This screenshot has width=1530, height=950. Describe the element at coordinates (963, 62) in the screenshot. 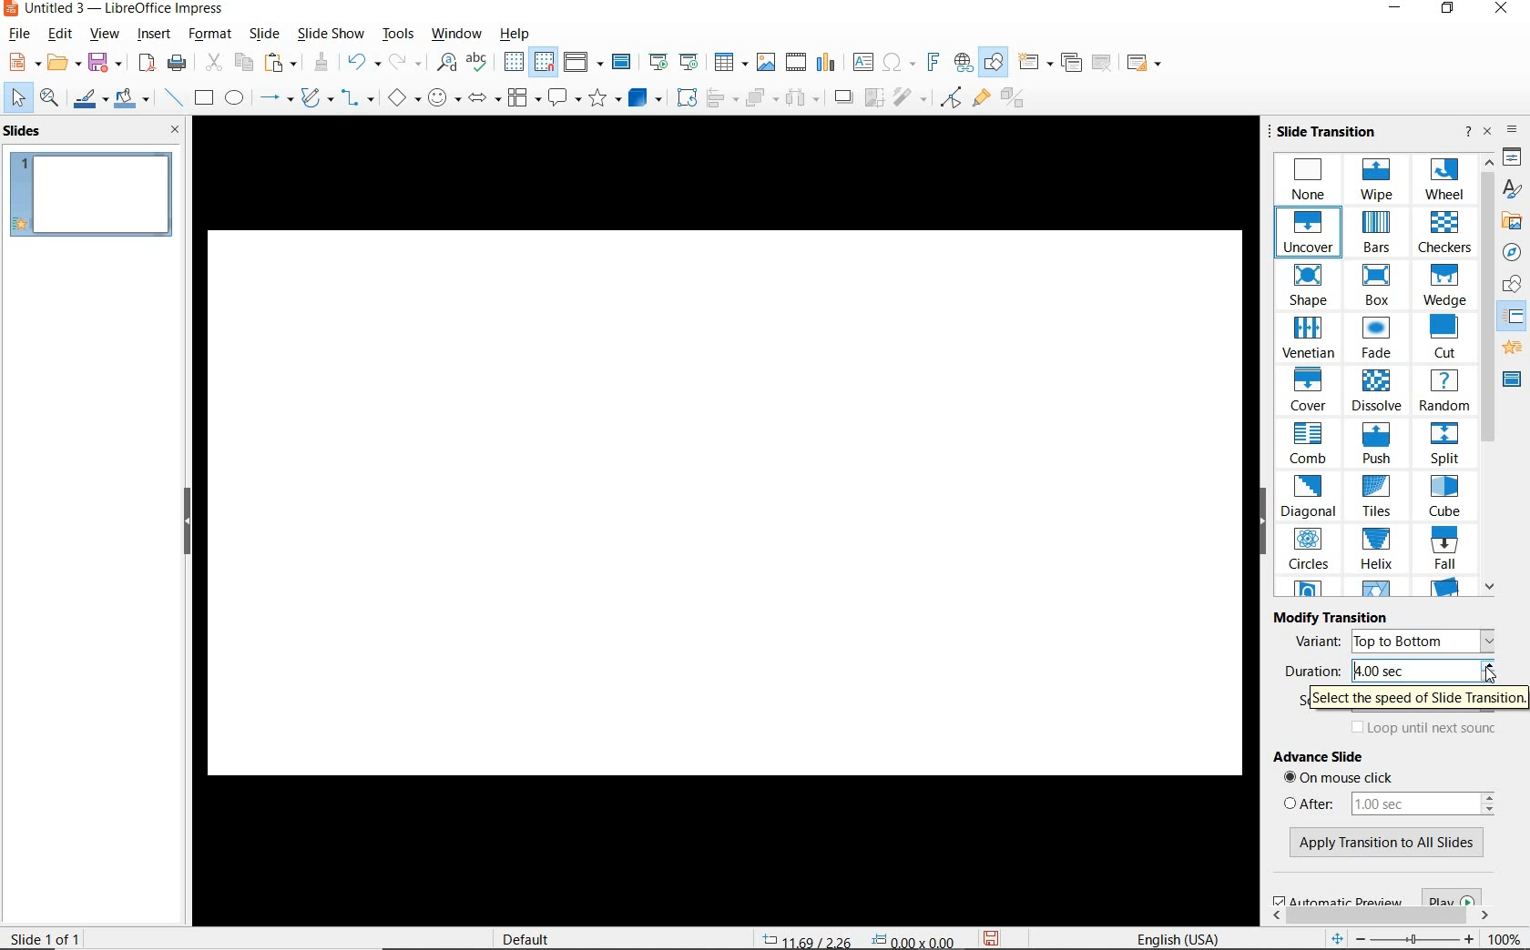

I see `INSERT HYPERLINK` at that location.